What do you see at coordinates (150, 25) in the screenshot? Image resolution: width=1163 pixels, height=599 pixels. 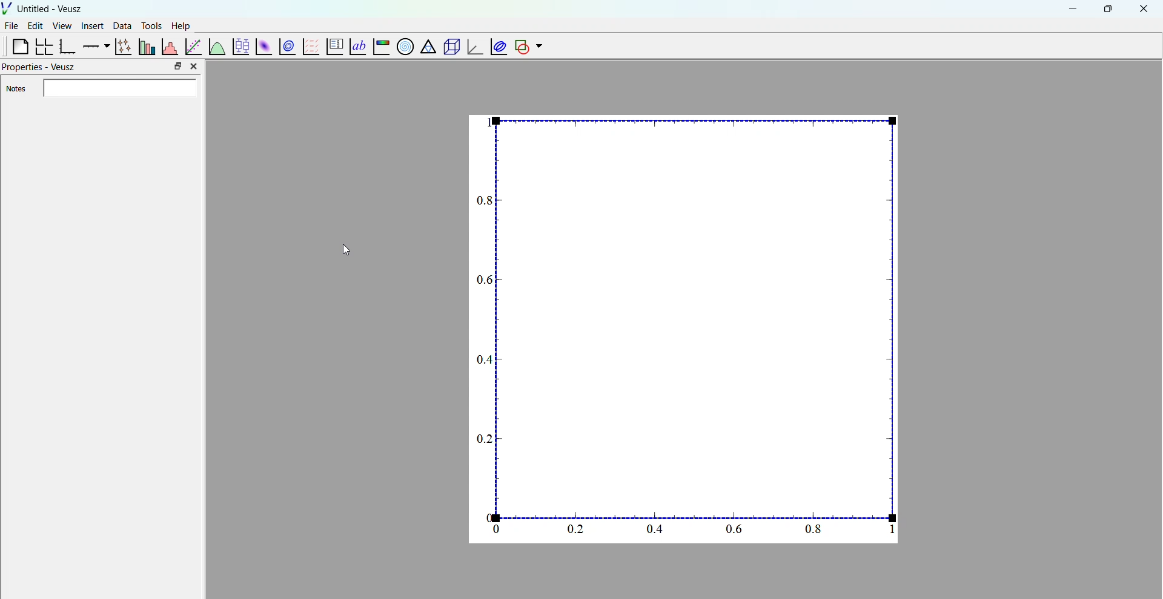 I see `tools` at bounding box center [150, 25].